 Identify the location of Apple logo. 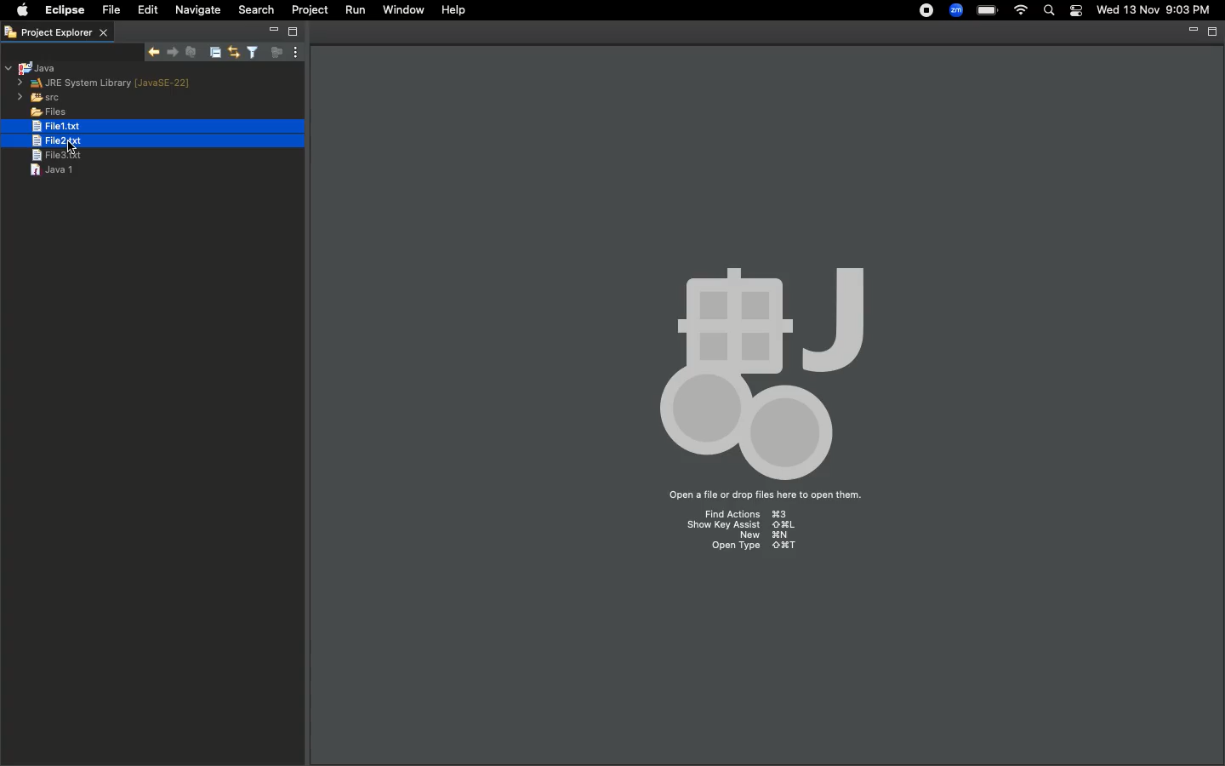
(19, 12).